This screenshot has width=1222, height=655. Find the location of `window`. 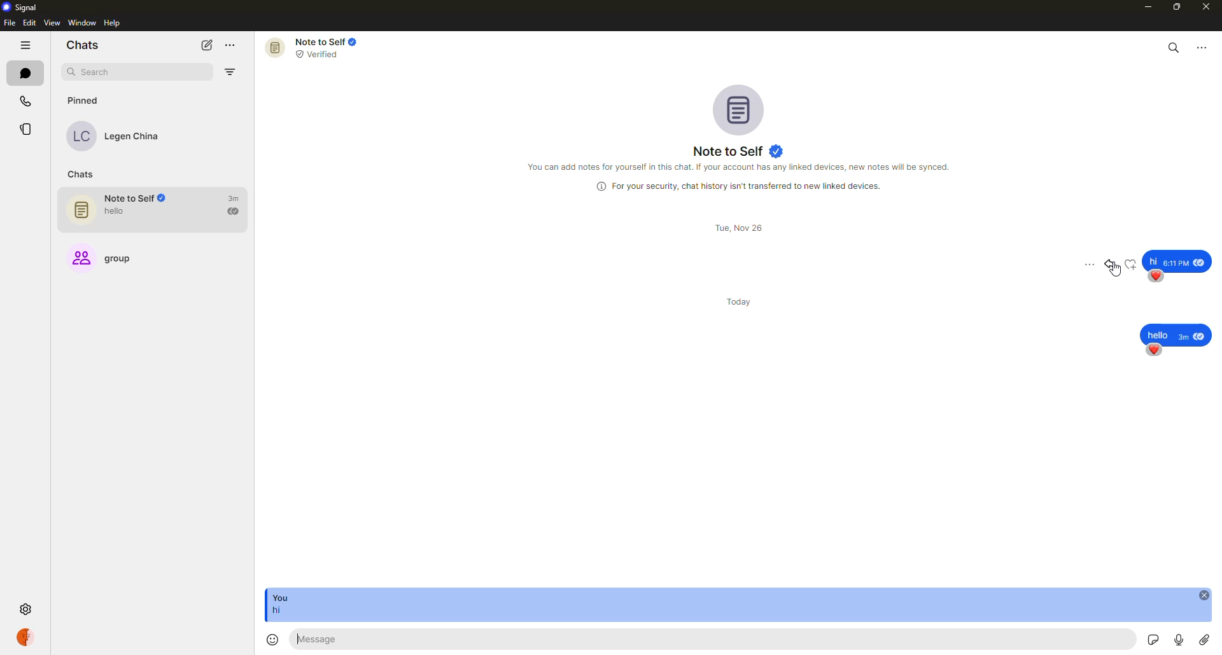

window is located at coordinates (81, 23).